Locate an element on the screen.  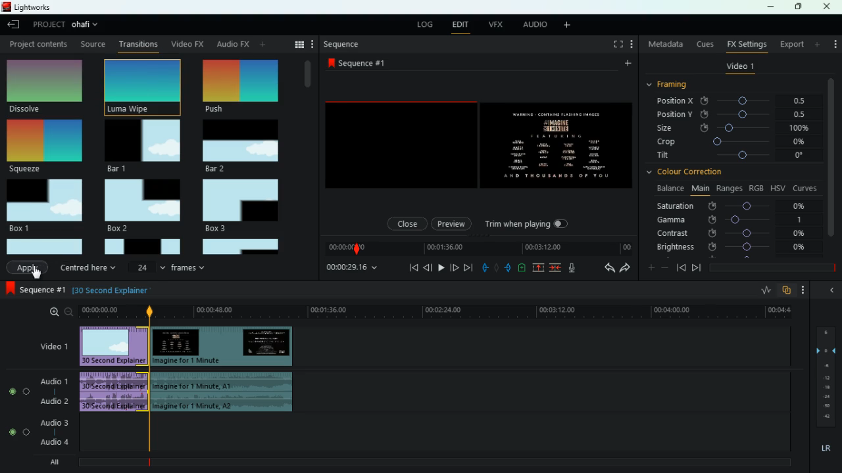
up is located at coordinates (539, 269).